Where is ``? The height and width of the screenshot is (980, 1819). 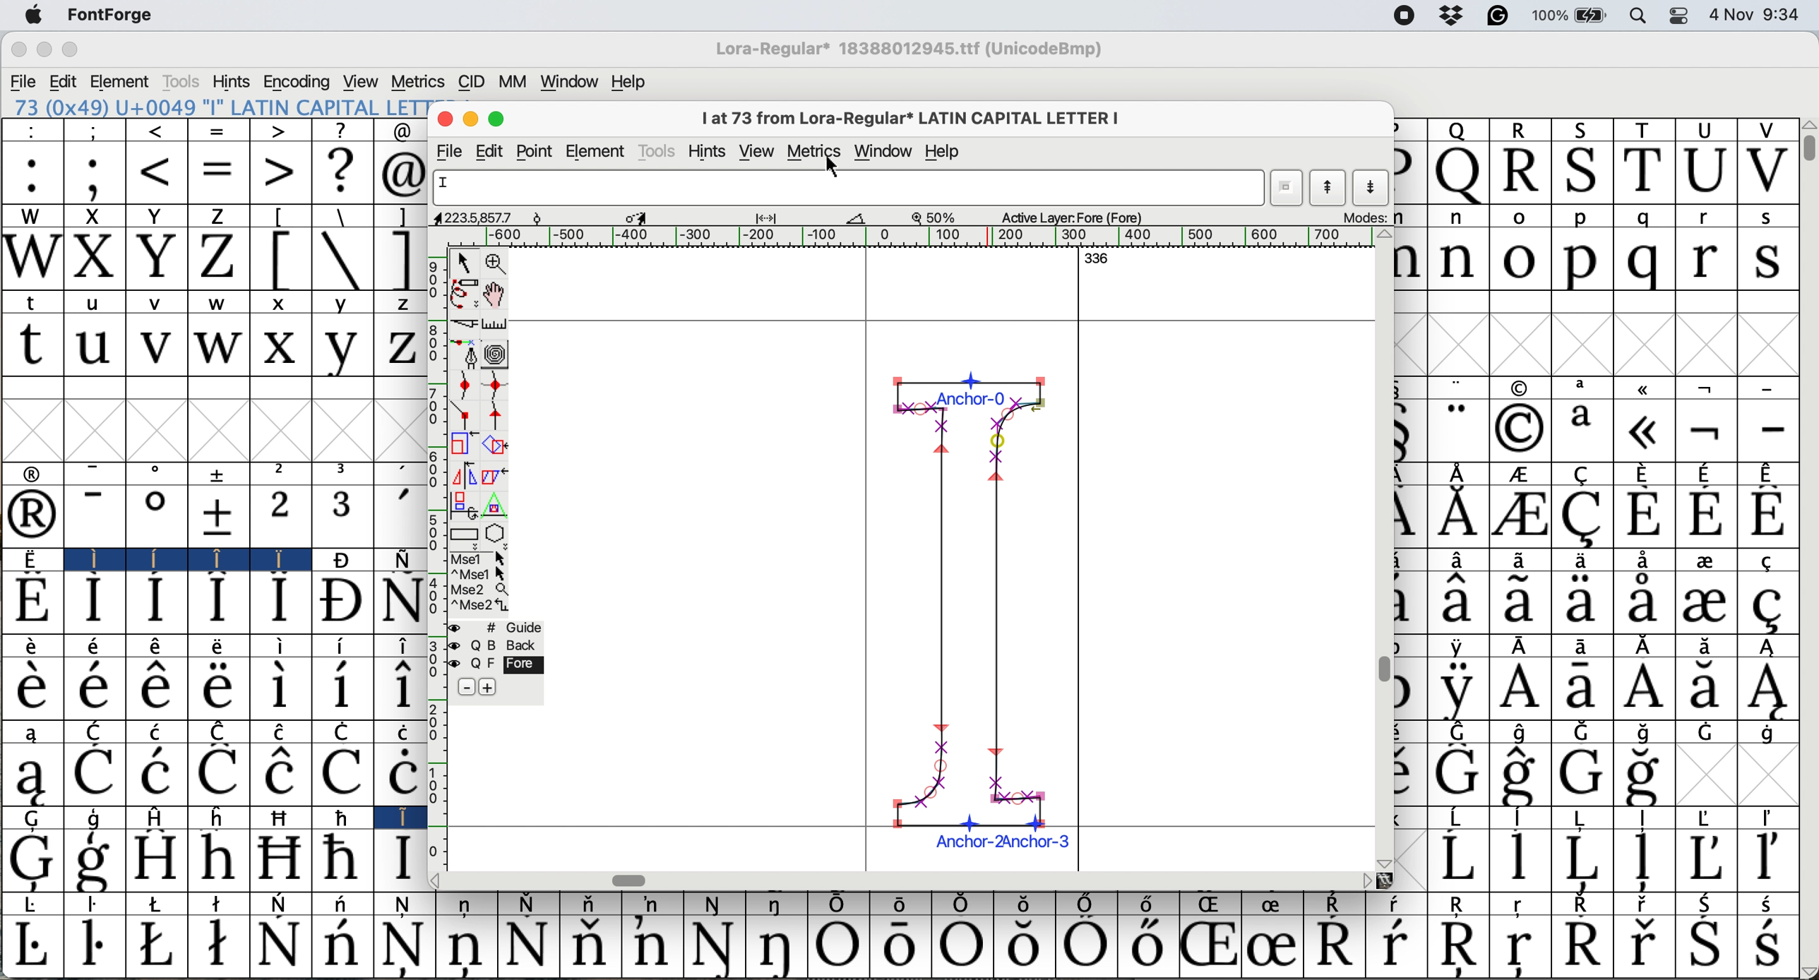  is located at coordinates (458, 627).